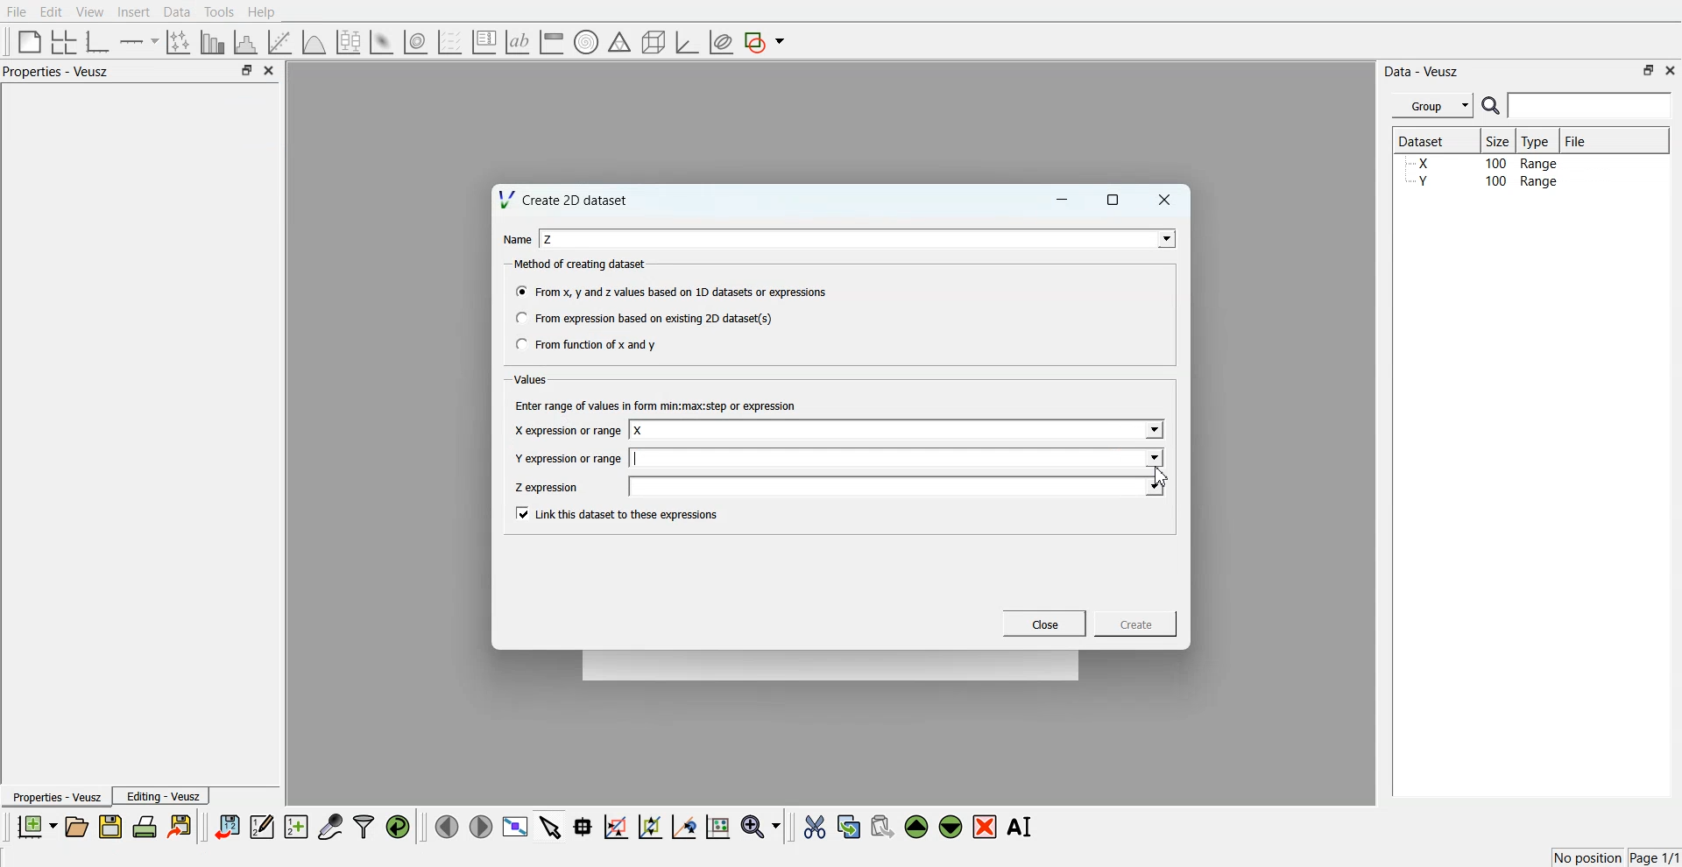 Image resolution: width=1682 pixels, height=867 pixels. What do you see at coordinates (1136, 623) in the screenshot?
I see `Create` at bounding box center [1136, 623].